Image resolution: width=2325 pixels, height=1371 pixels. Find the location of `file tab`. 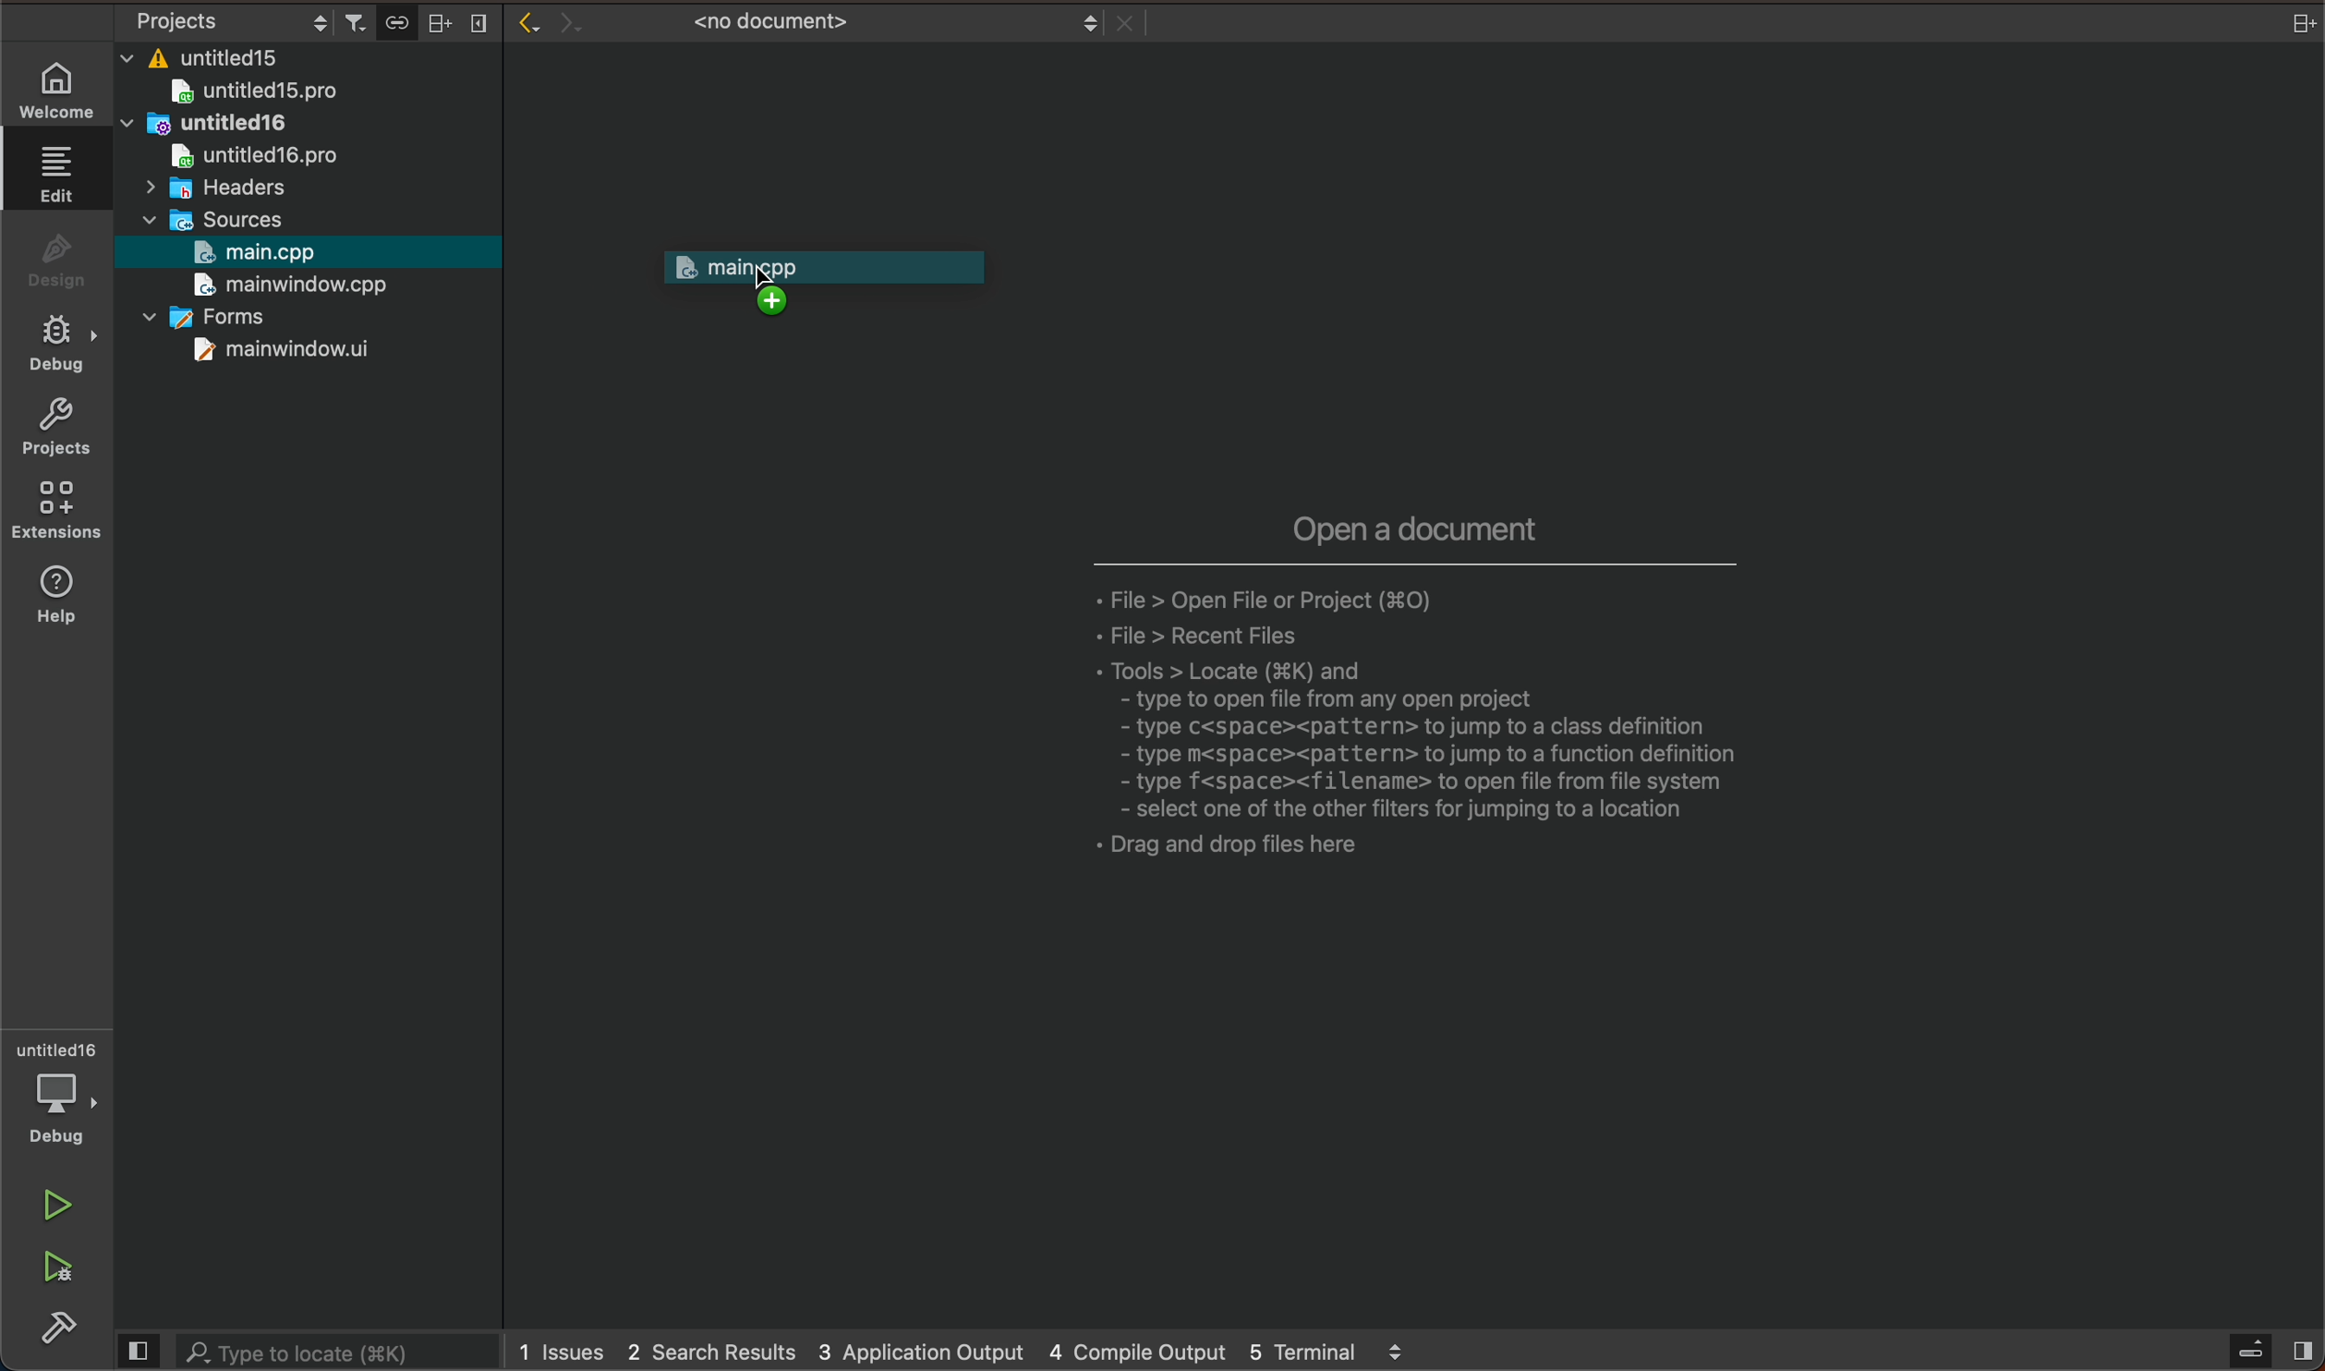

file tab is located at coordinates (838, 22).